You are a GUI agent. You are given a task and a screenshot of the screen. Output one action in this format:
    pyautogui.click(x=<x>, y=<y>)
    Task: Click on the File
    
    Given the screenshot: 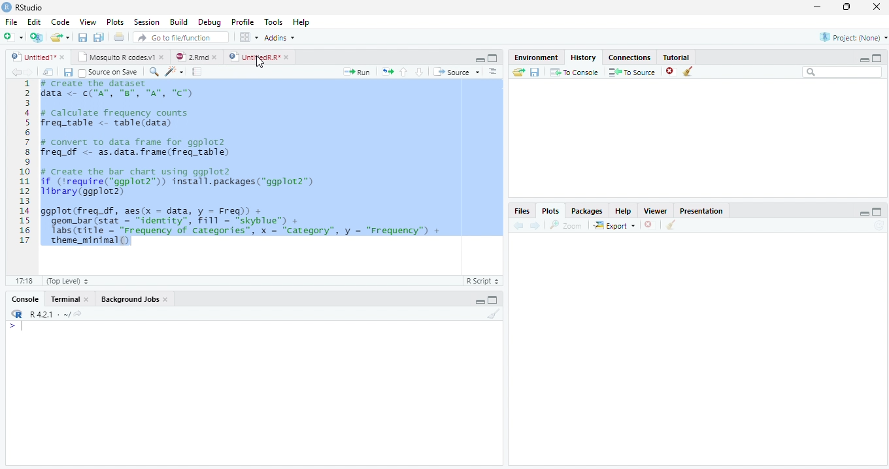 What is the action you would take?
    pyautogui.click(x=9, y=22)
    